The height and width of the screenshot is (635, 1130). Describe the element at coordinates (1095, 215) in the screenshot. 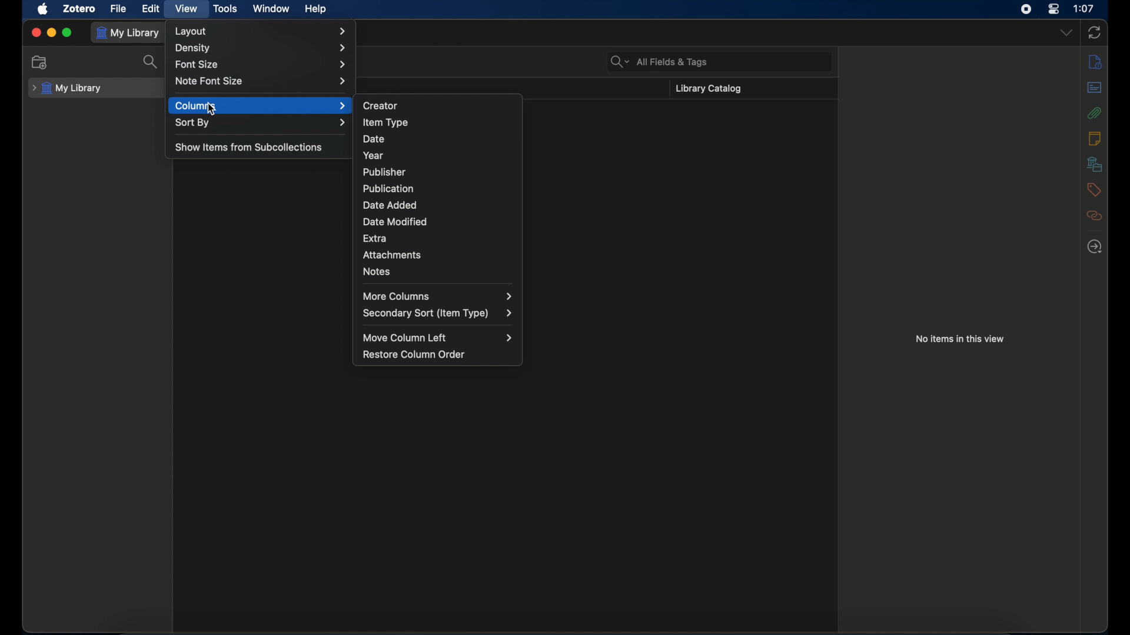

I see `related` at that location.